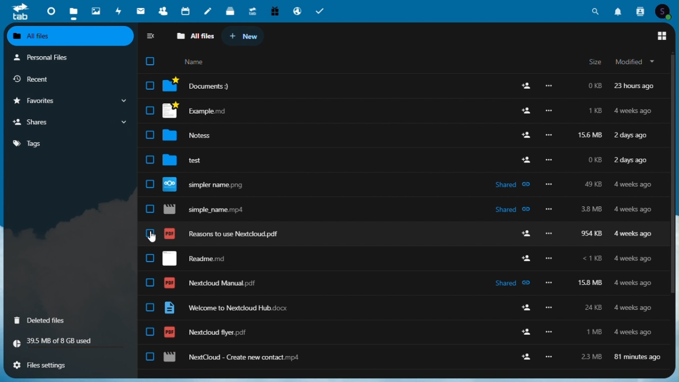 The width and height of the screenshot is (679, 382). What do you see at coordinates (150, 209) in the screenshot?
I see `check box` at bounding box center [150, 209].